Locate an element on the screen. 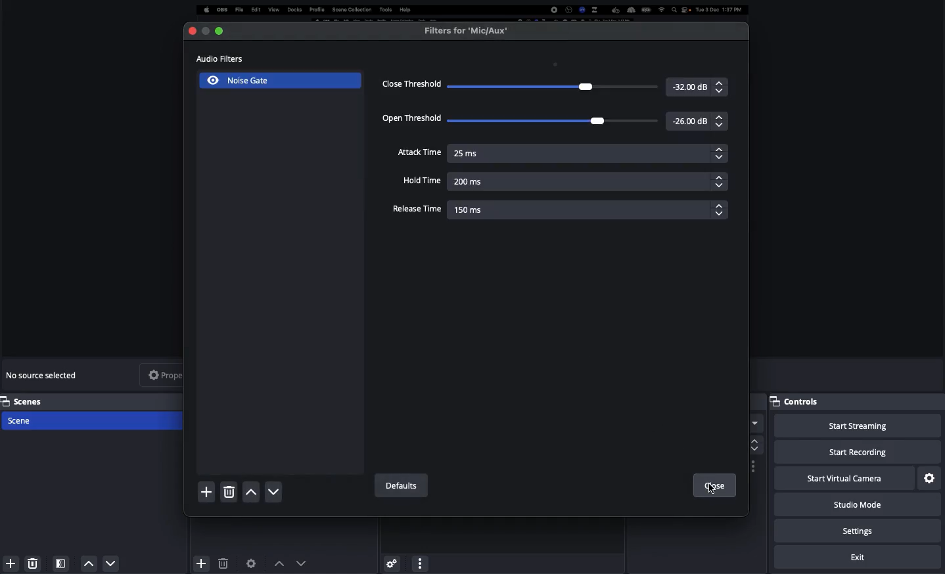 This screenshot has width=945, height=574. Controls is located at coordinates (800, 401).